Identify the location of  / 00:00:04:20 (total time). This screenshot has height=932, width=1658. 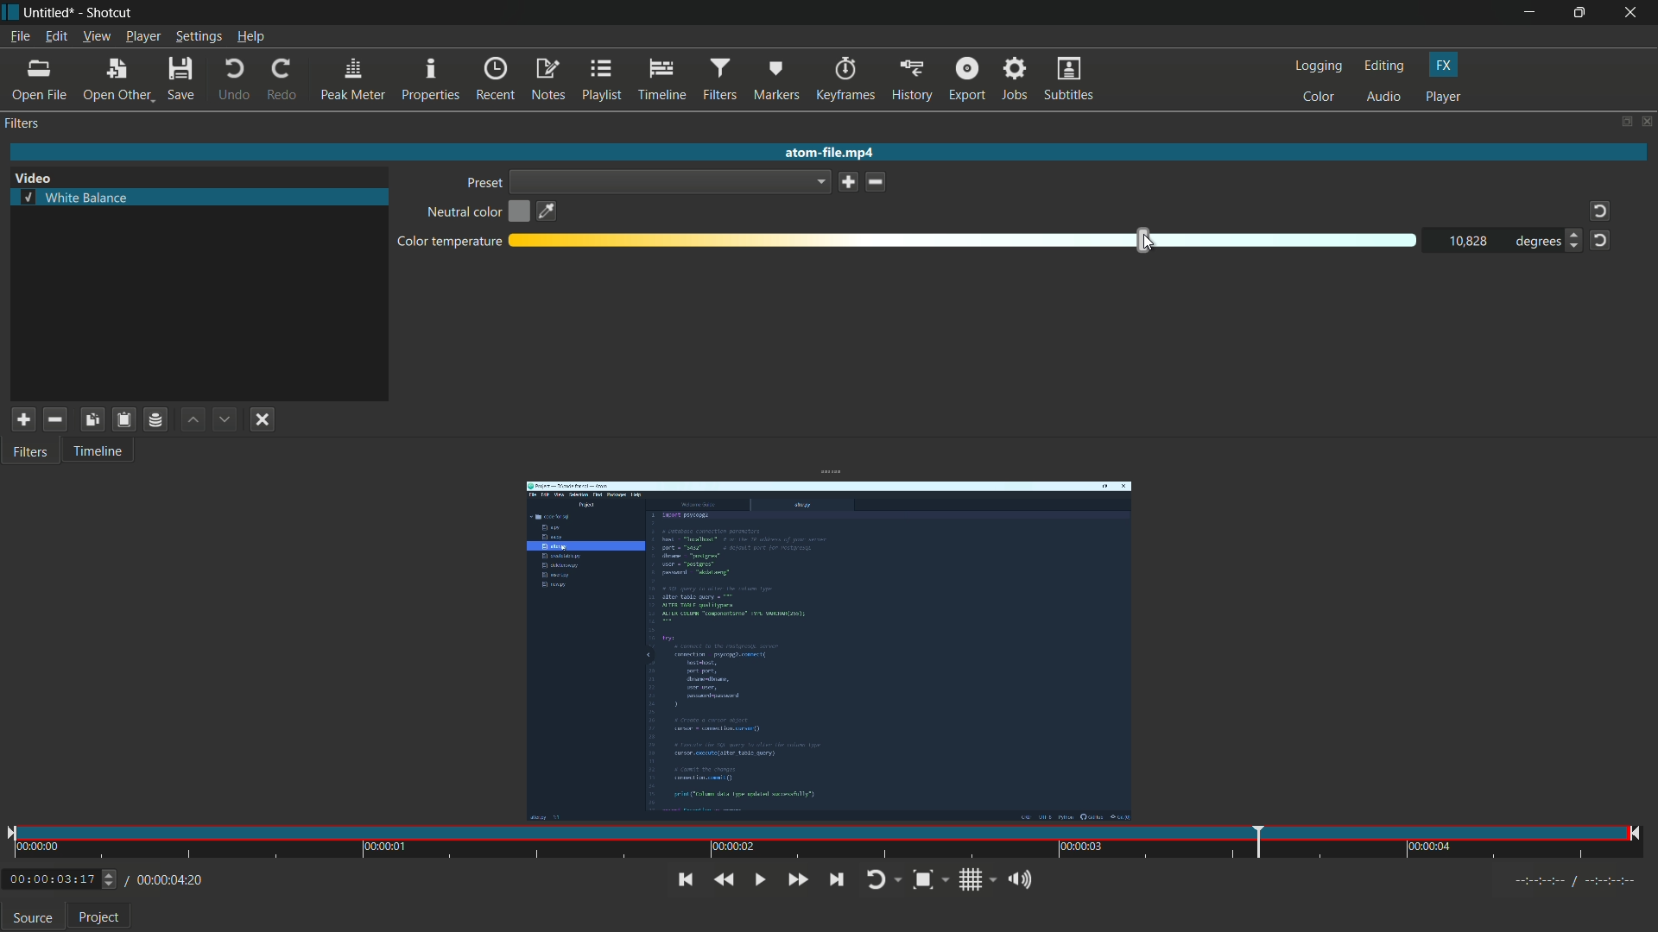
(166, 878).